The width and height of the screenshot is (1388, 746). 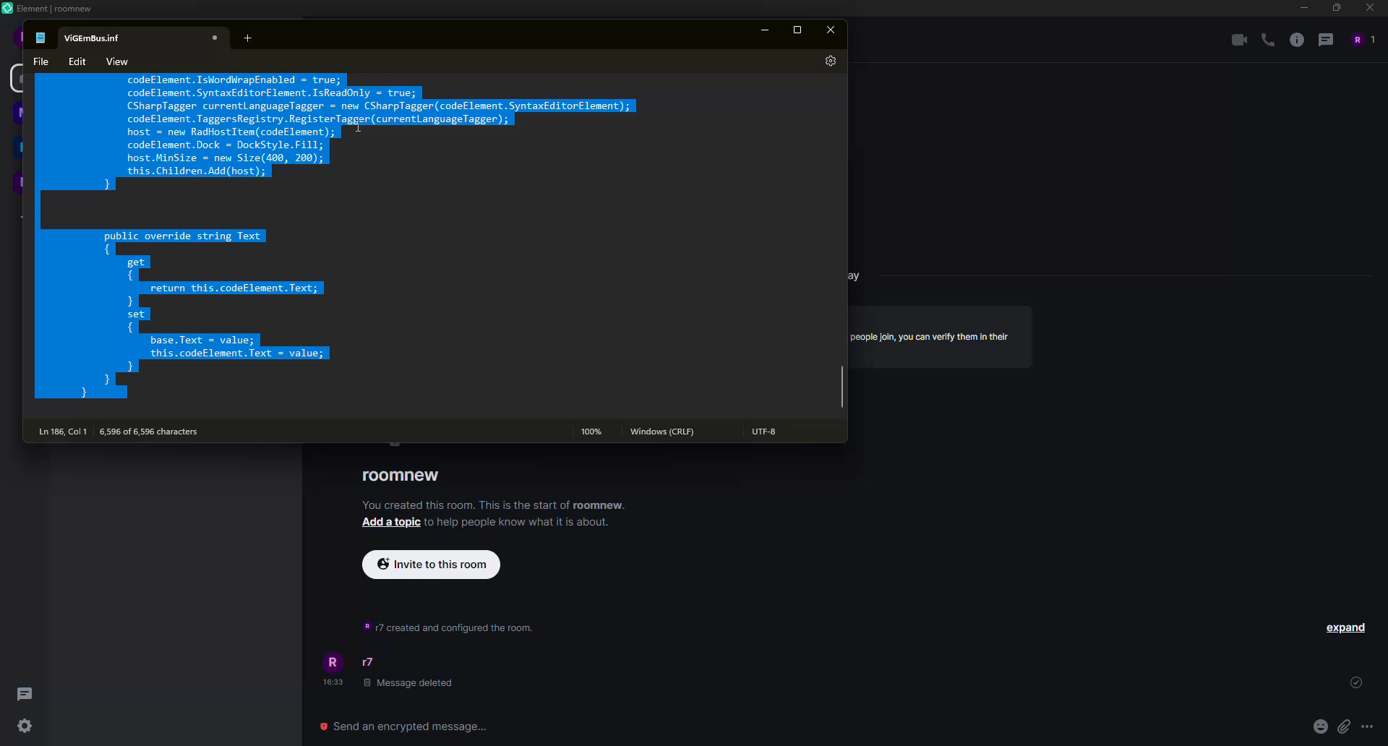 I want to click on notepad, so click(x=42, y=36).